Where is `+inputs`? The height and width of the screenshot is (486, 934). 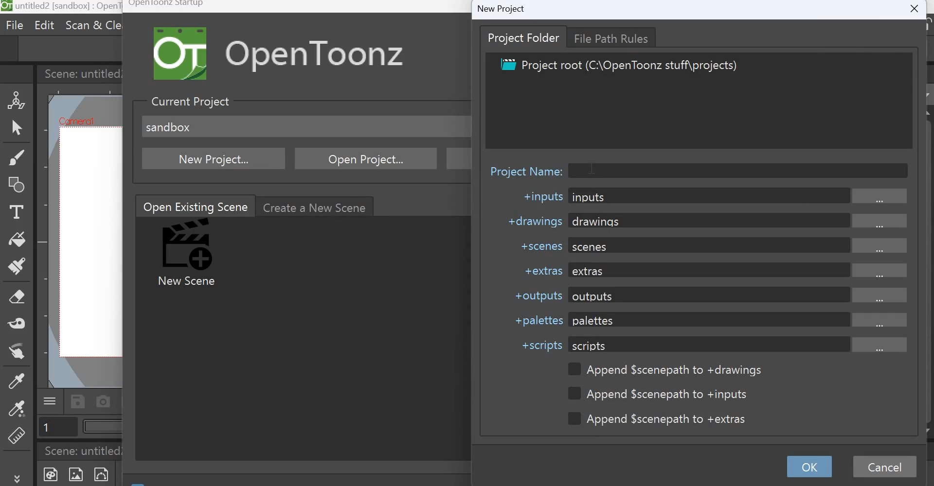 +inputs is located at coordinates (541, 198).